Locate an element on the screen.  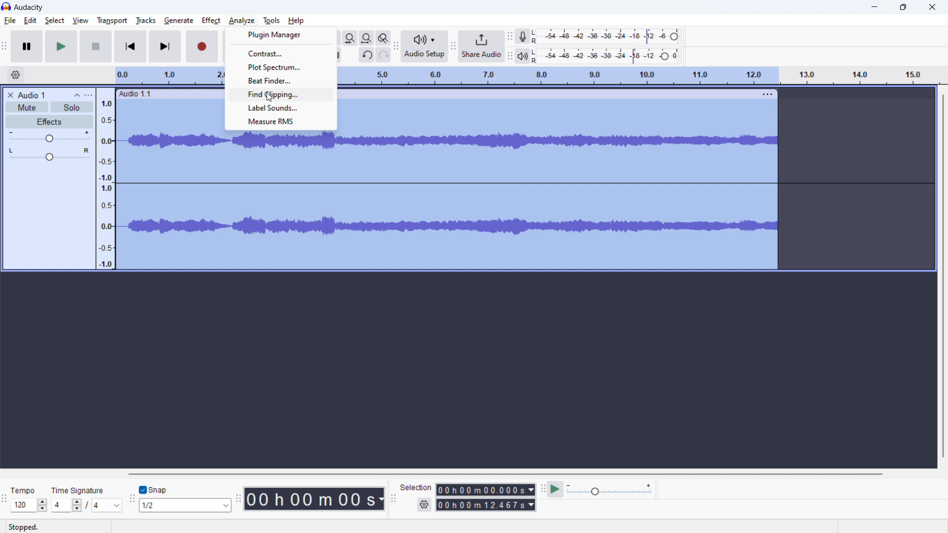
record is located at coordinates (202, 47).